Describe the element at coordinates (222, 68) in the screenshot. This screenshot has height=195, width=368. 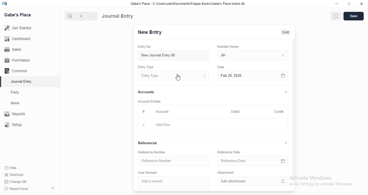
I see `` at that location.